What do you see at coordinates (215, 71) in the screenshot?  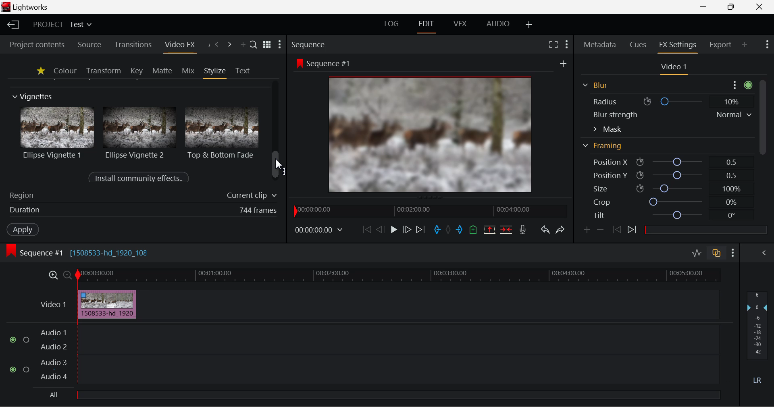 I see `Stylize Panel Open` at bounding box center [215, 71].